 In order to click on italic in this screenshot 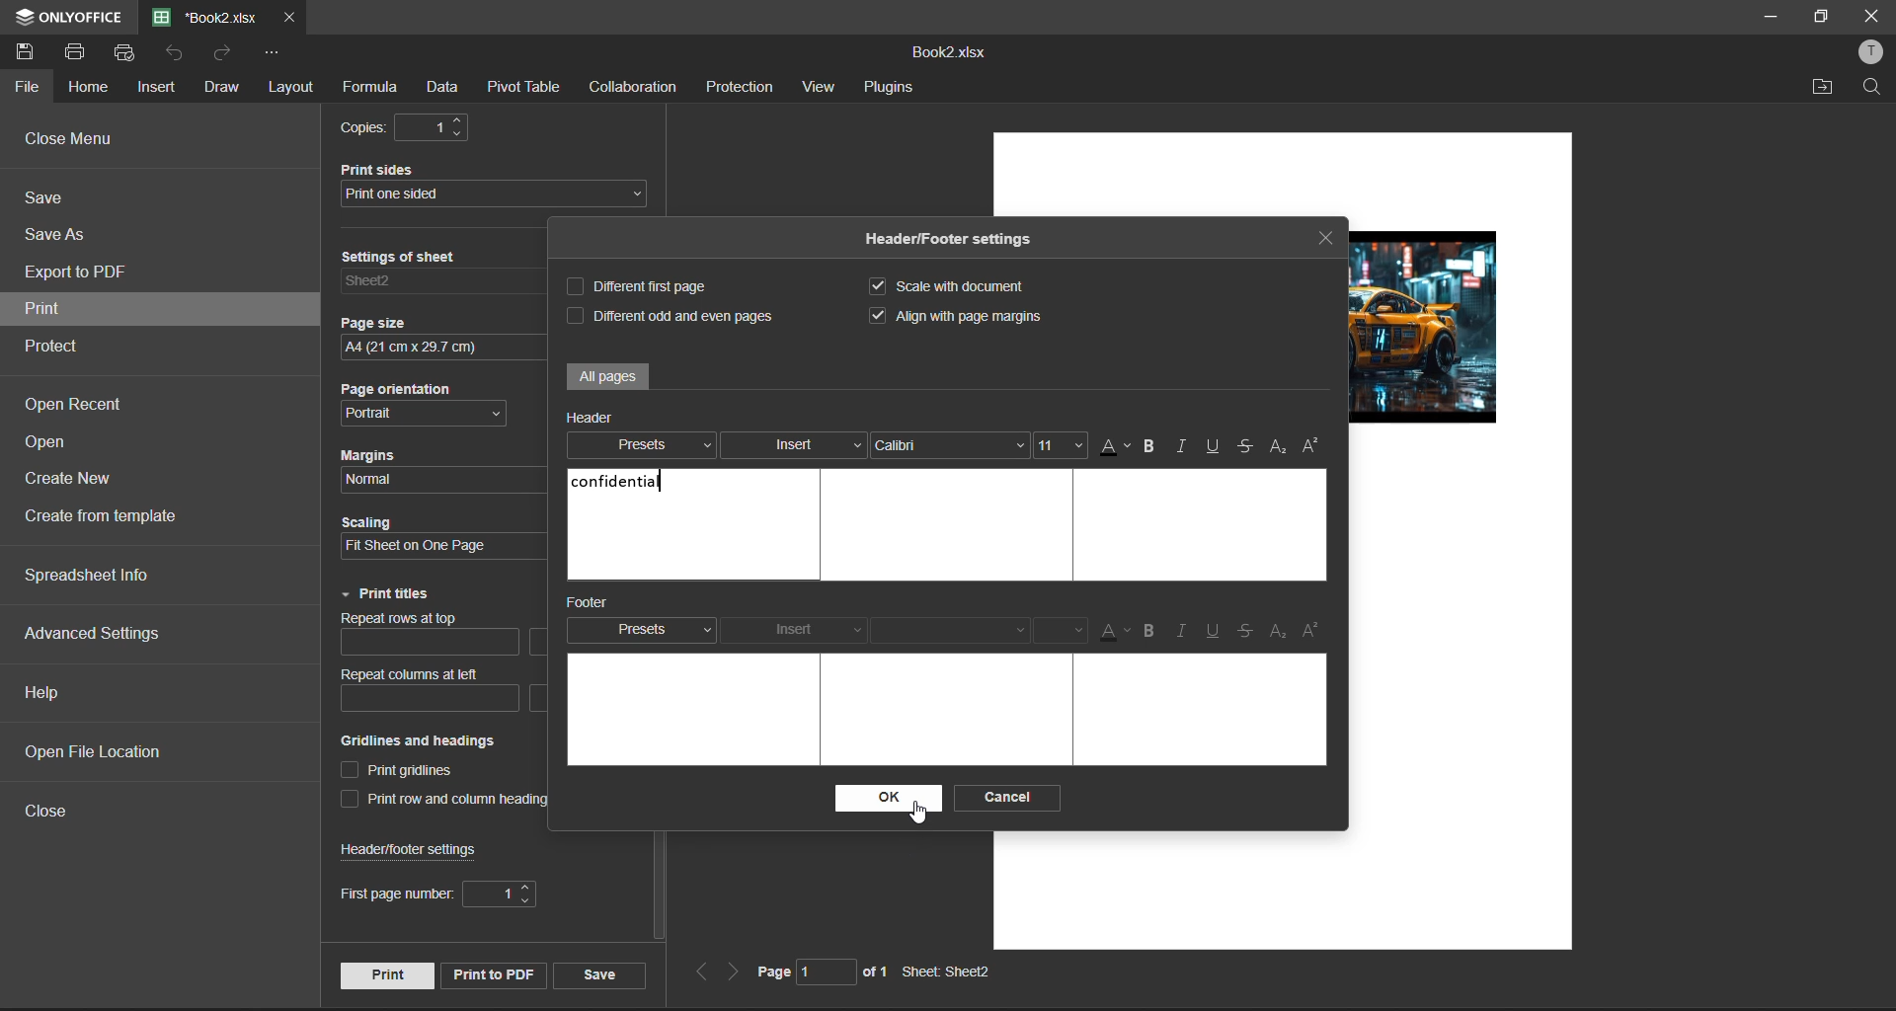, I will do `click(1186, 630)`.